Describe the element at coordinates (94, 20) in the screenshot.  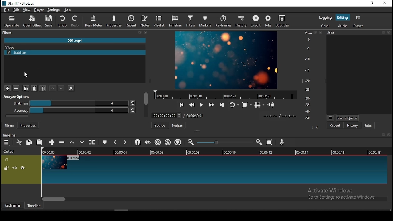
I see `Peak Meter` at that location.